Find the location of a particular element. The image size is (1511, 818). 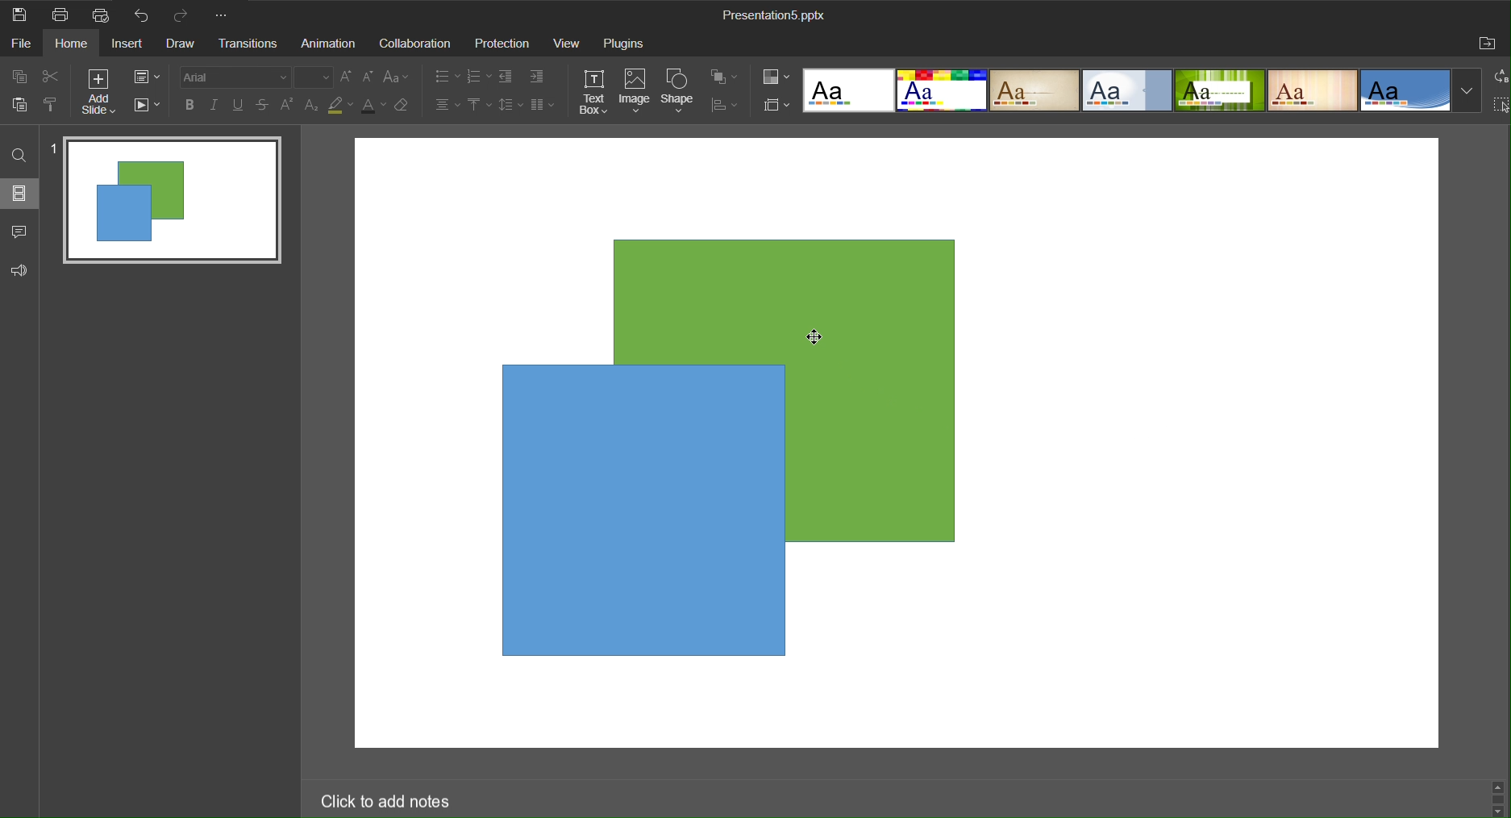

Strikethrough is located at coordinates (262, 105).